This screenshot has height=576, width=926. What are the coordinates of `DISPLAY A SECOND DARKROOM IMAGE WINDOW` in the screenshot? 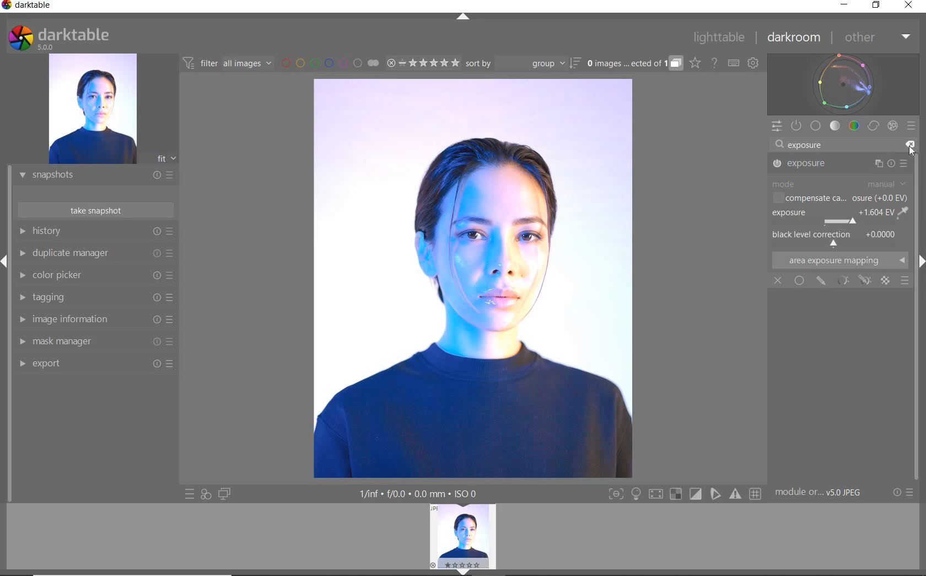 It's located at (224, 494).